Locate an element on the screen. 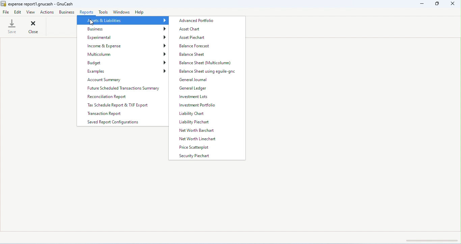 This screenshot has height=244, width=461. expense report1.gnucash-gnucash is located at coordinates (38, 4).